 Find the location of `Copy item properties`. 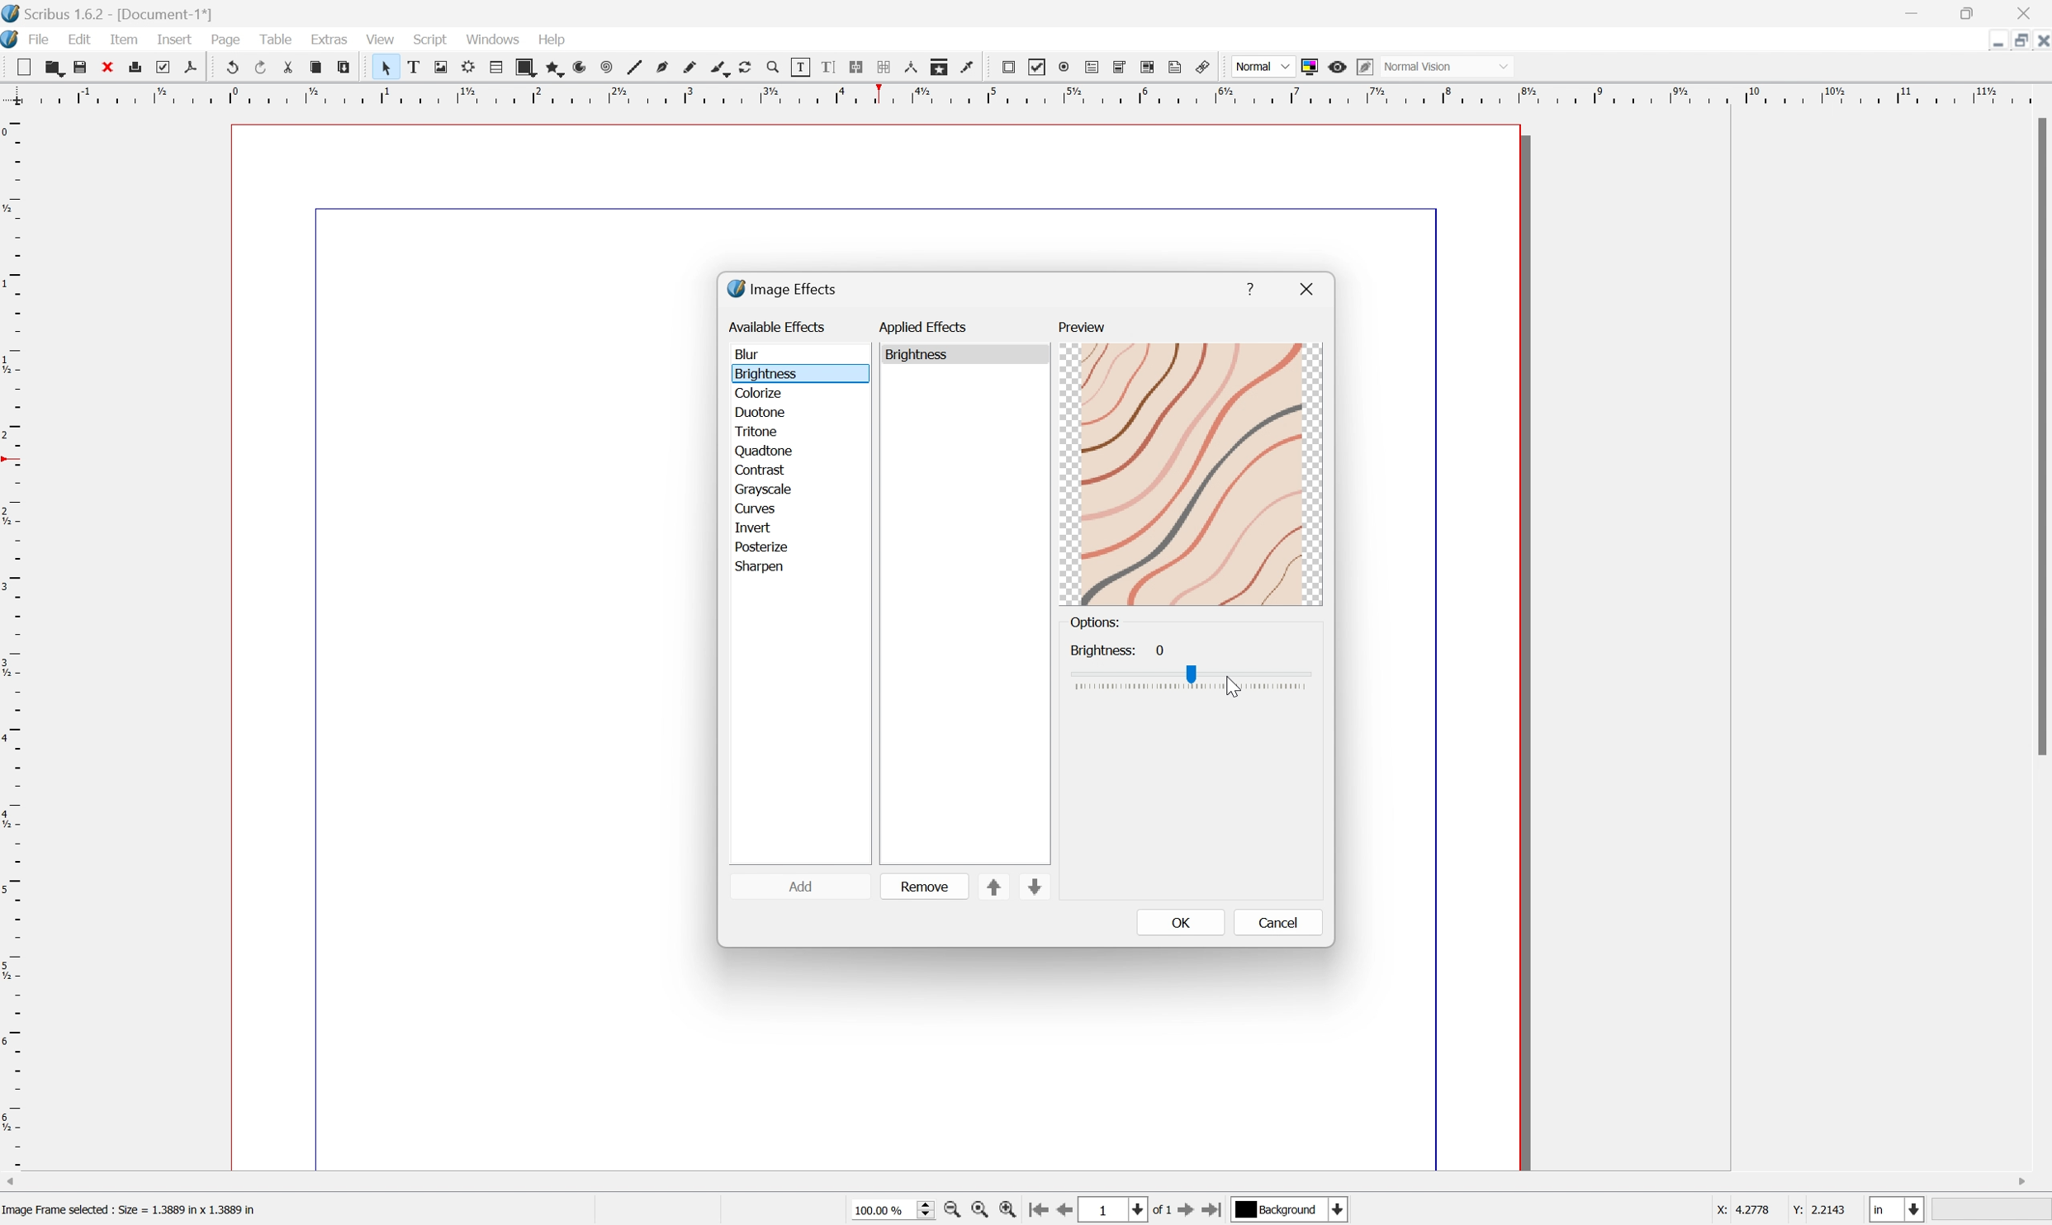

Copy item properties is located at coordinates (944, 68).